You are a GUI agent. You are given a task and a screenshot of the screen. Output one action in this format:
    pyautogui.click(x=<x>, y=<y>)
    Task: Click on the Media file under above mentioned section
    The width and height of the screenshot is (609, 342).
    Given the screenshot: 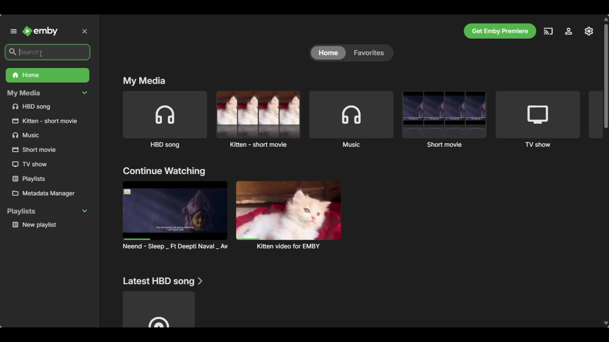 What is the action you would take?
    pyautogui.click(x=159, y=309)
    